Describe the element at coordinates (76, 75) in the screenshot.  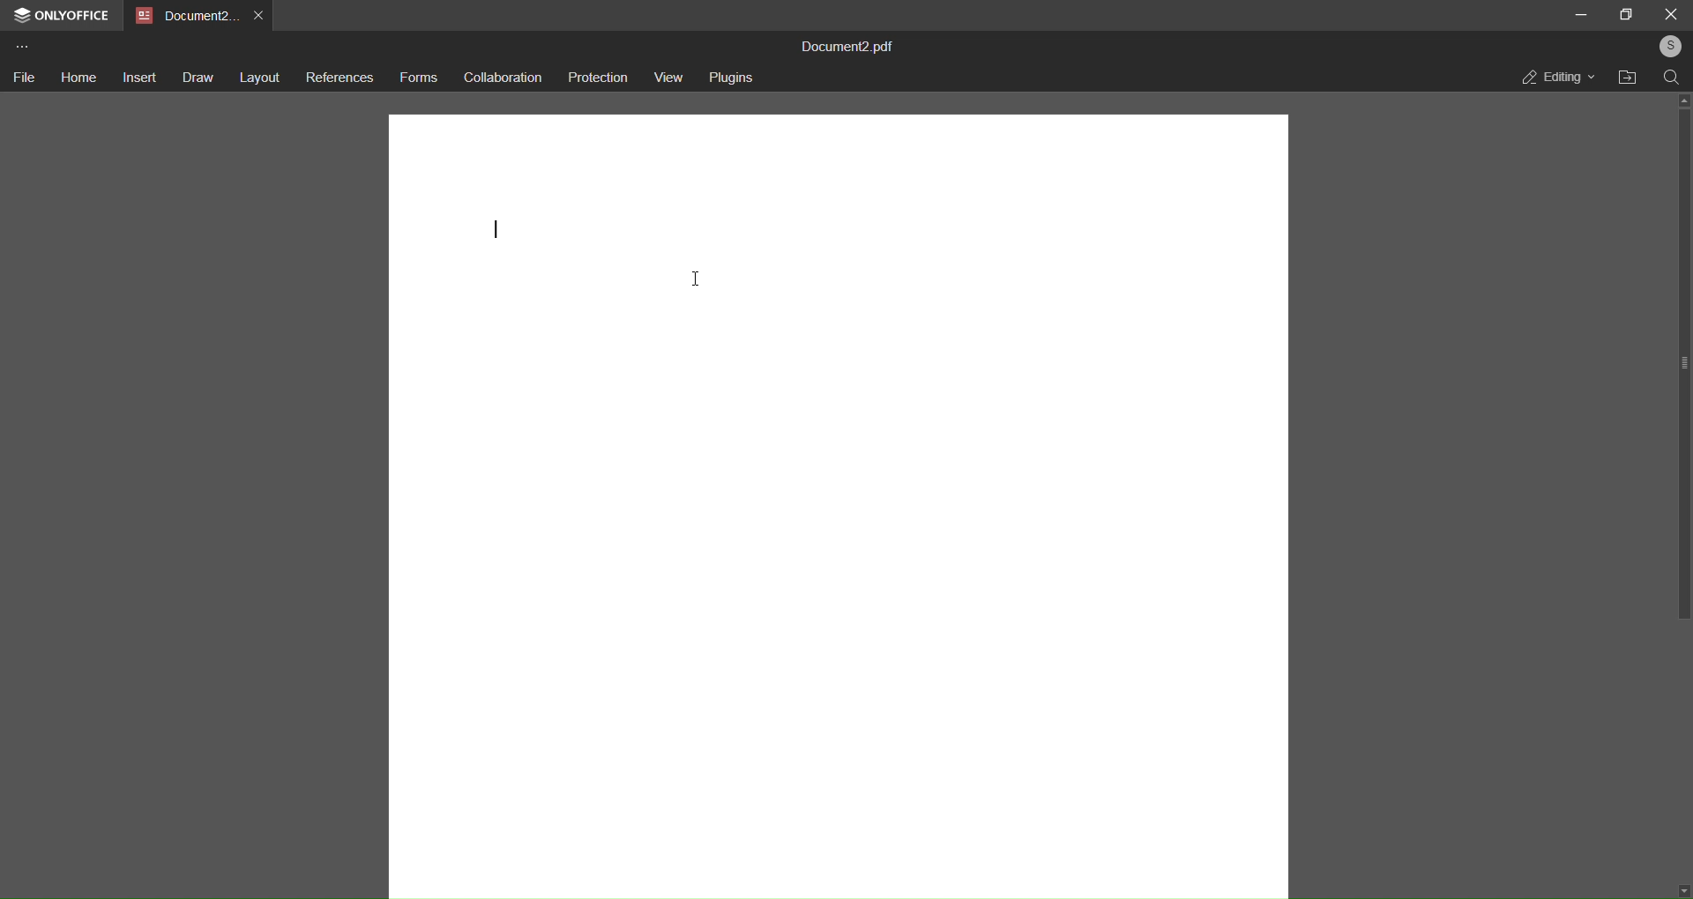
I see `home` at that location.